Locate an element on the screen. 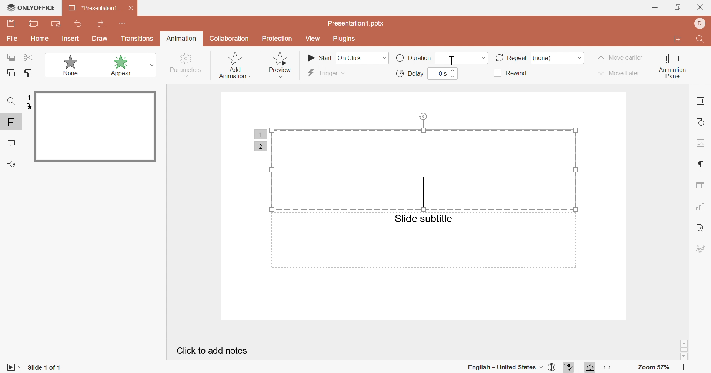 The height and width of the screenshot is (373, 711). fit to width is located at coordinates (606, 368).